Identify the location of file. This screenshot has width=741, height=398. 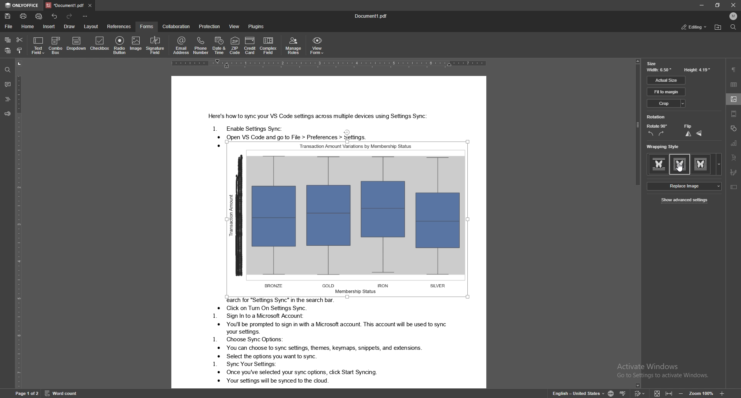
(9, 27).